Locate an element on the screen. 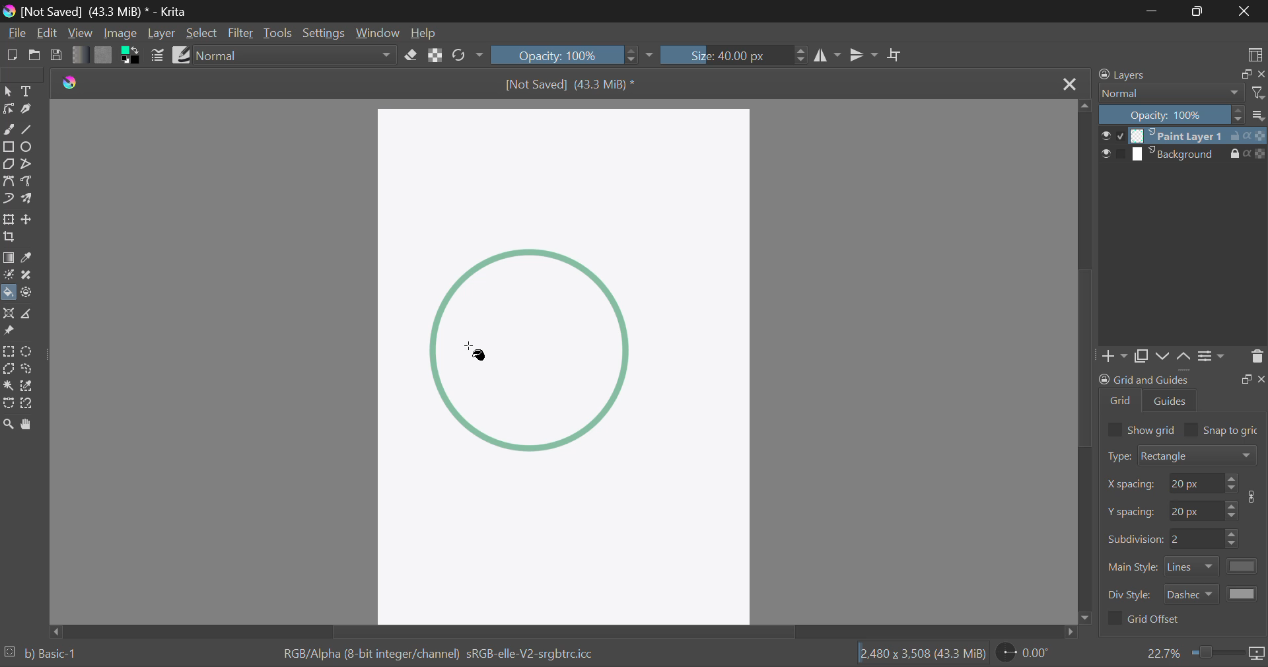  Close is located at coordinates (1245, 11).